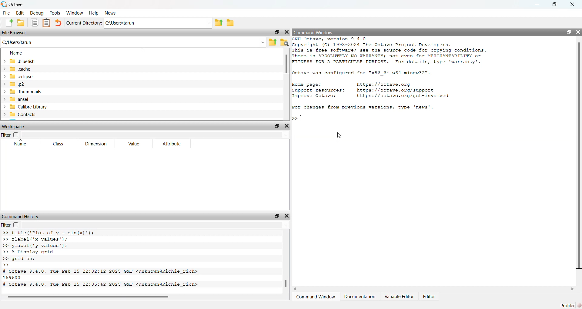 This screenshot has width=582, height=309. I want to click on Editor, so click(430, 297).